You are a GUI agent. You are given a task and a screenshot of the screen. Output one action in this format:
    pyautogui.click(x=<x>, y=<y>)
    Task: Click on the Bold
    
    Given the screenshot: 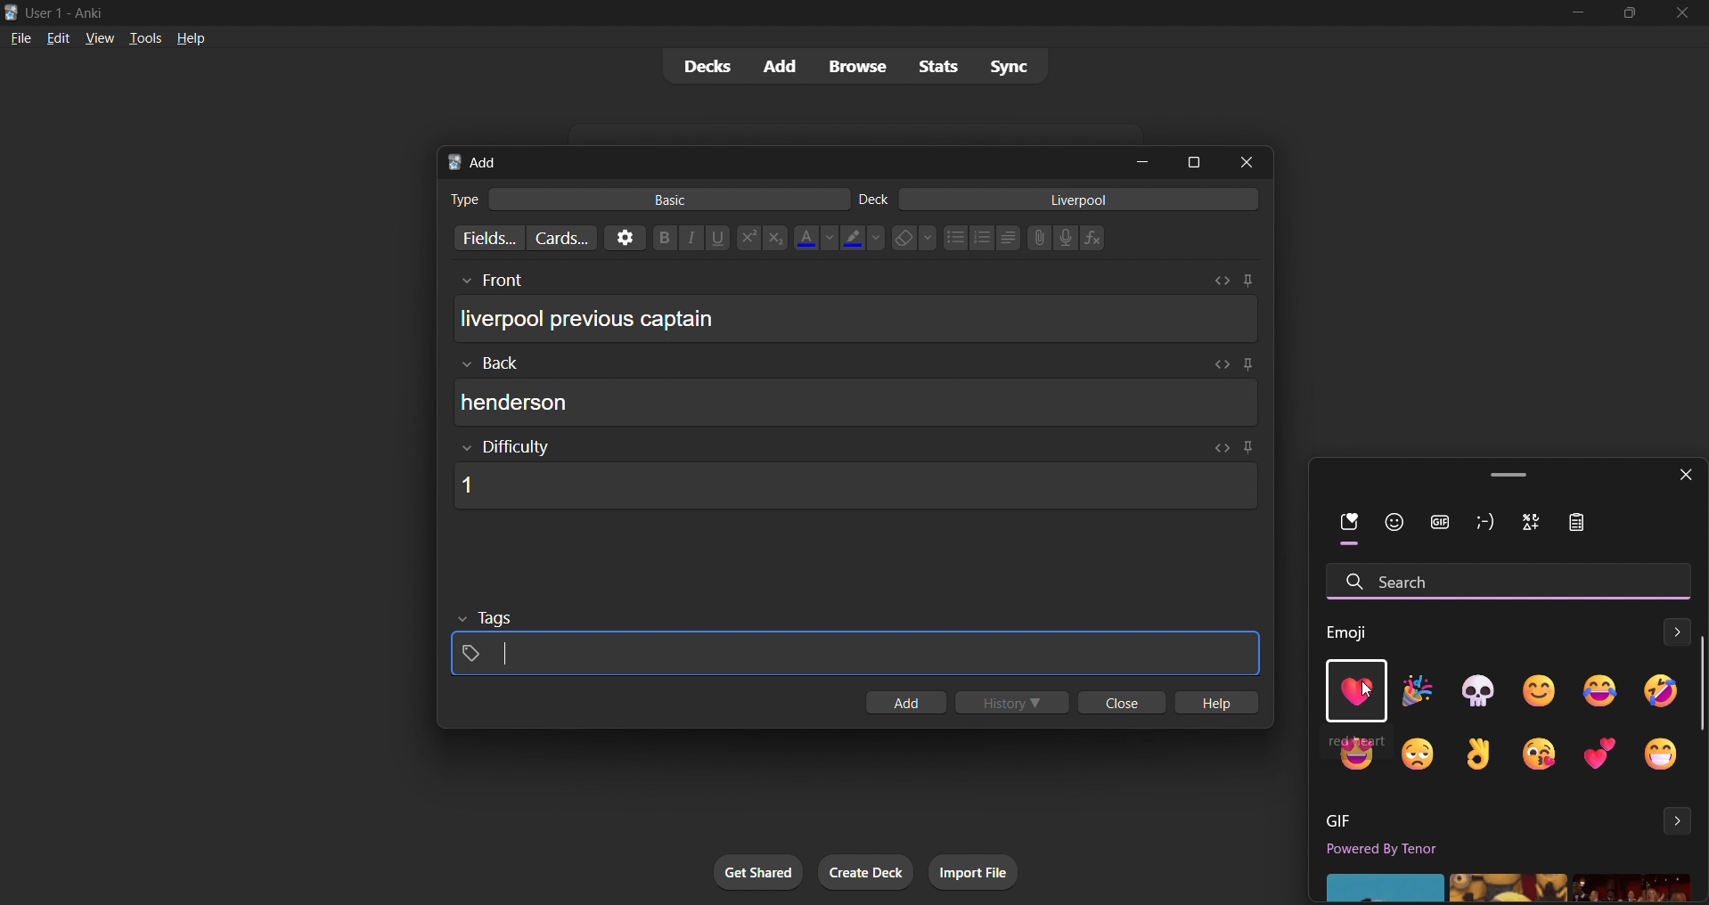 What is the action you would take?
    pyautogui.click(x=664, y=236)
    